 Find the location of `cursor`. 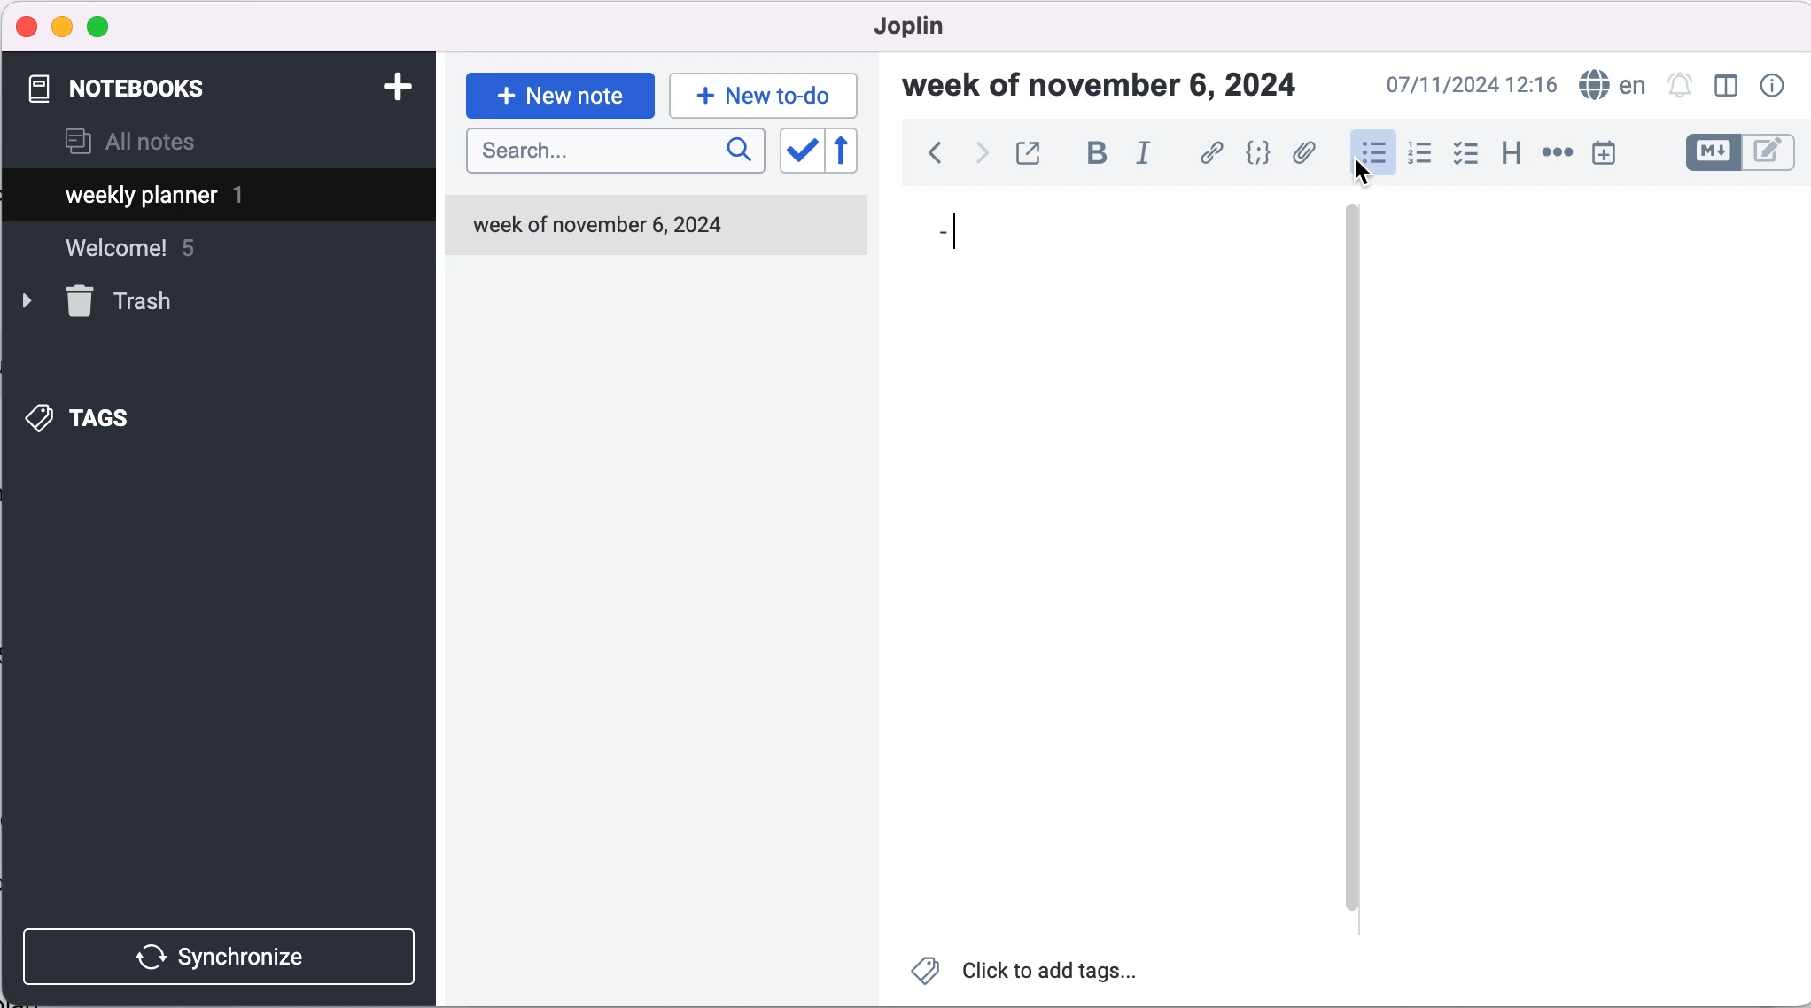

cursor is located at coordinates (1368, 171).